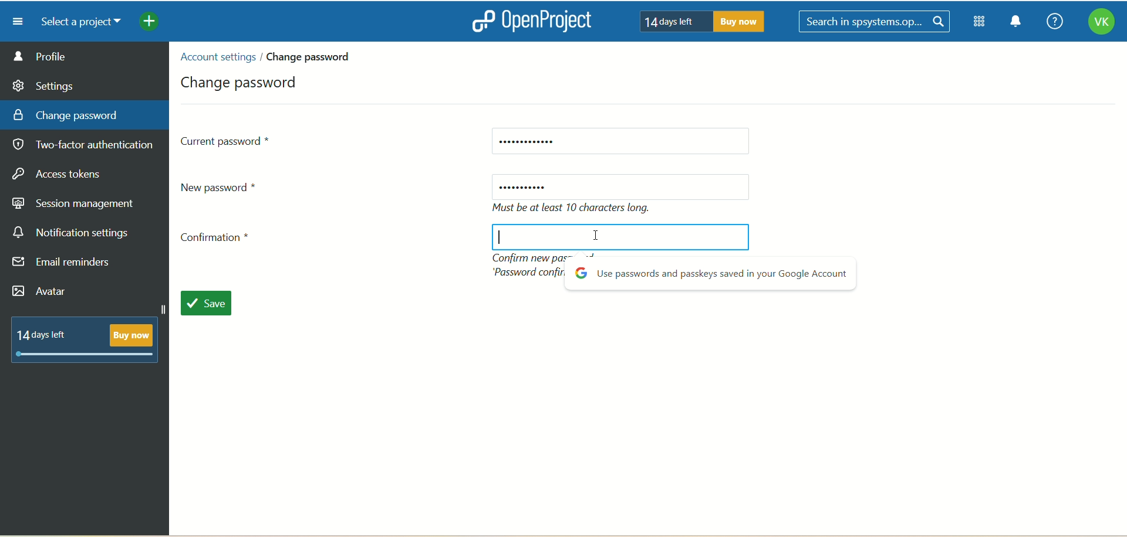 The image size is (1127, 537). What do you see at coordinates (615, 237) in the screenshot?
I see `blank space` at bounding box center [615, 237].